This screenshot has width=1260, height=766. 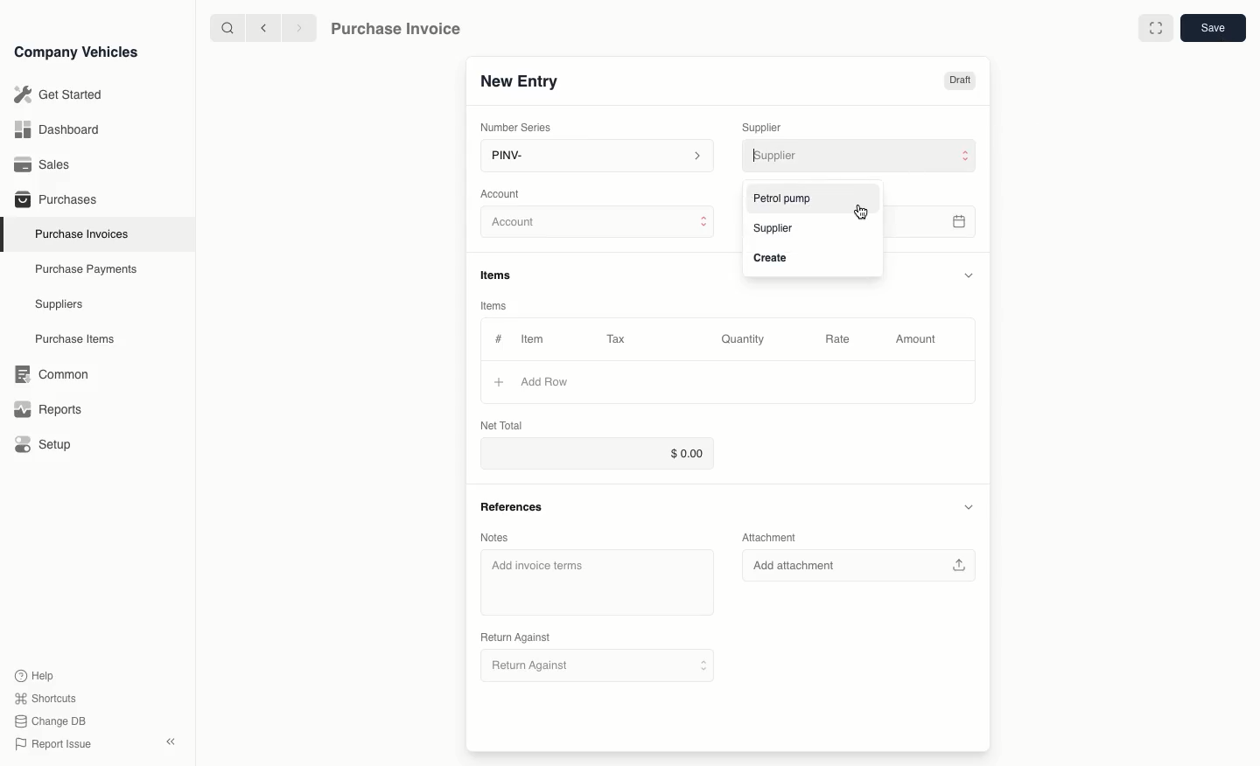 I want to click on Supplier, so click(x=773, y=125).